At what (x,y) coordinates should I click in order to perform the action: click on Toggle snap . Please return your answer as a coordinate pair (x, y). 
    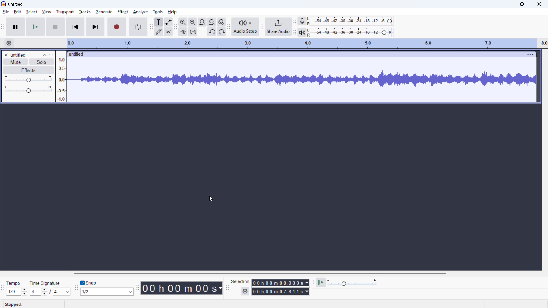
    Looking at the image, I should click on (89, 283).